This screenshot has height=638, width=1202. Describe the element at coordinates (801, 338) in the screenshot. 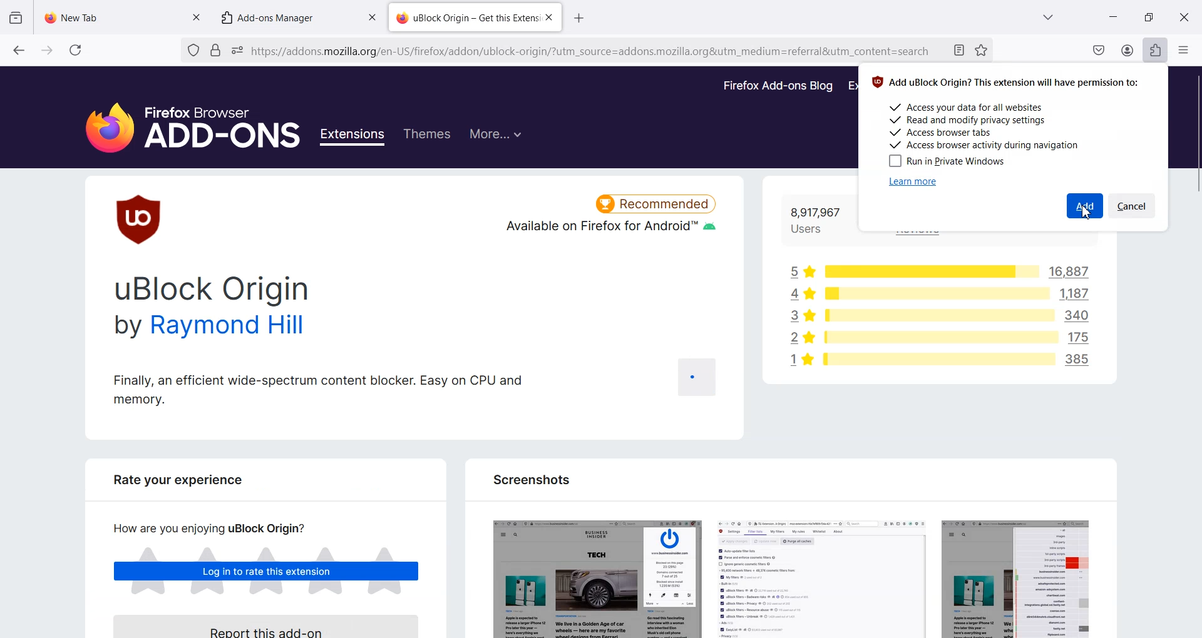

I see `2 star rating` at that location.